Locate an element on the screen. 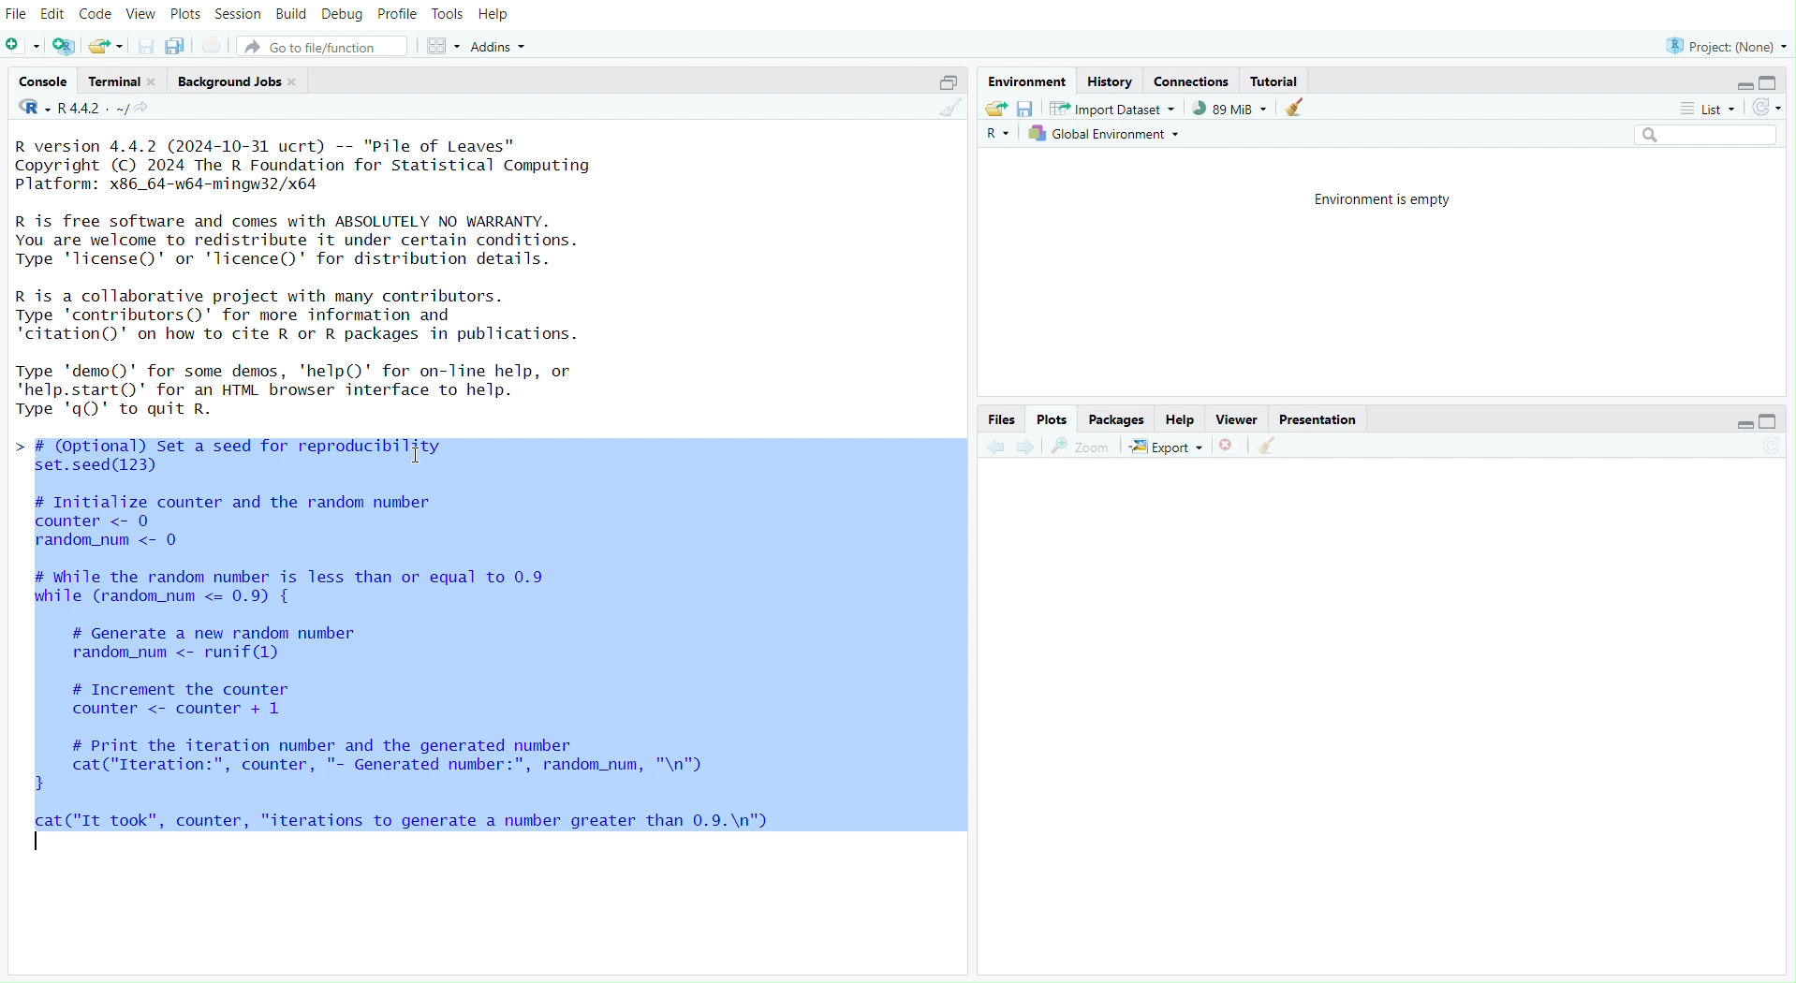  Load workspace is located at coordinates (997, 109).